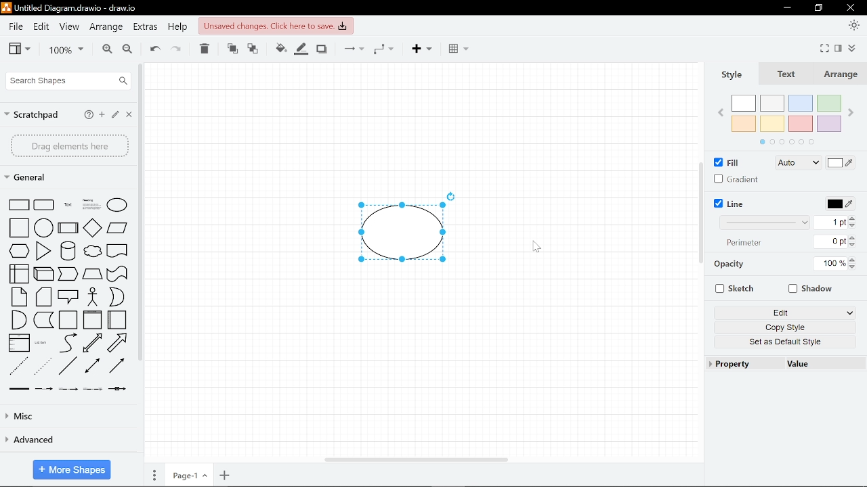 This screenshot has height=487, width=867. I want to click on Arrange, so click(107, 27).